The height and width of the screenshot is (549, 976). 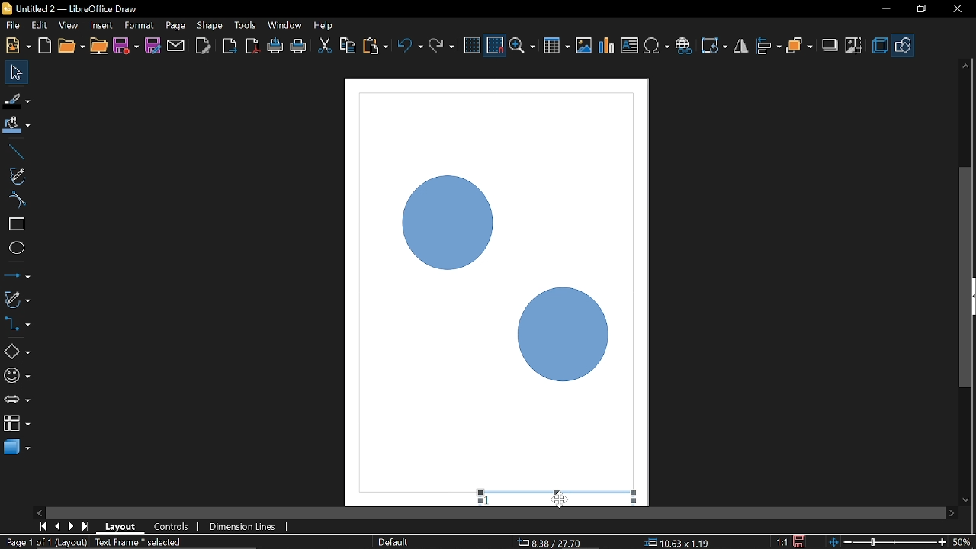 I want to click on Shape, so click(x=210, y=25).